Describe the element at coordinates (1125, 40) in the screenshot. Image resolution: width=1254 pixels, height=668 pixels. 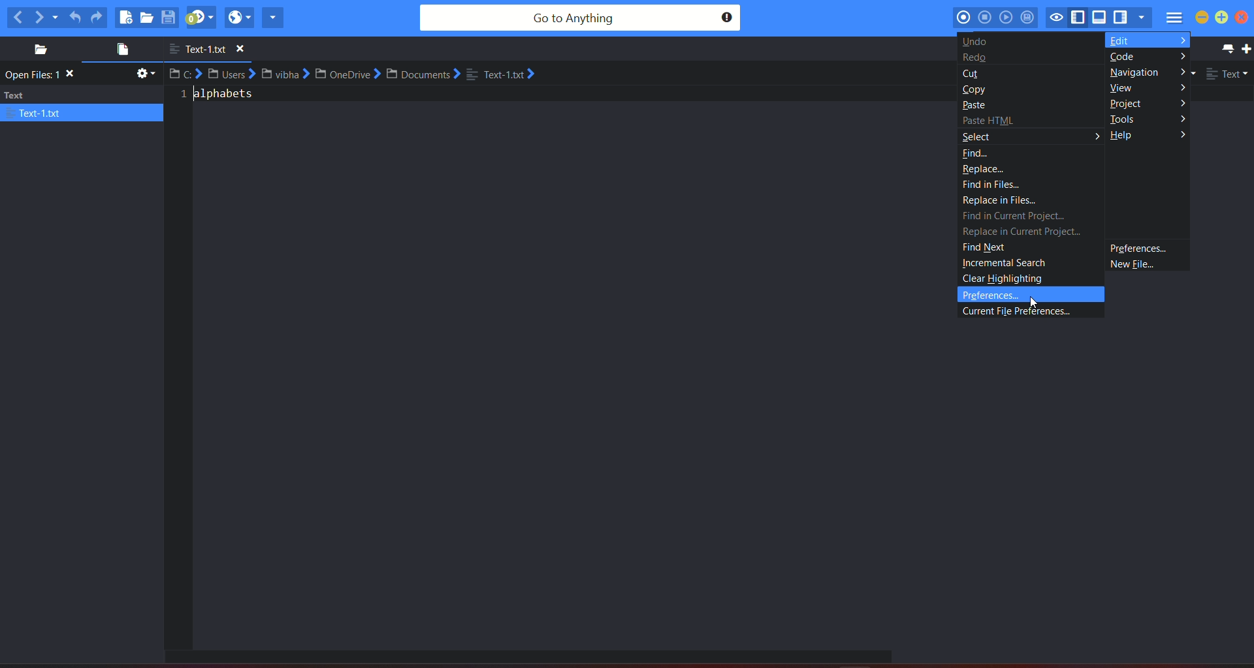
I see `edit` at that location.